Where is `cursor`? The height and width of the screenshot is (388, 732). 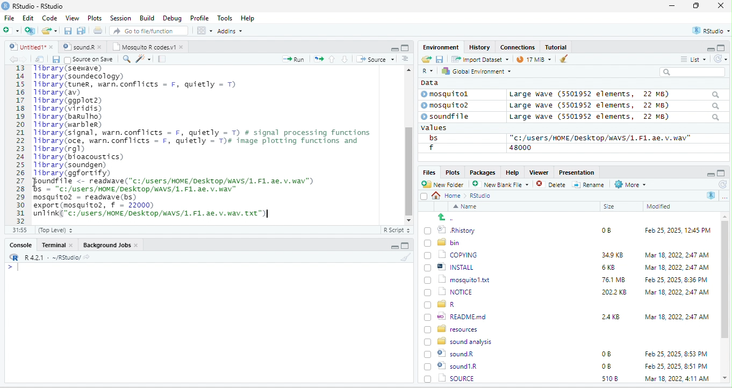
cursor is located at coordinates (265, 215).